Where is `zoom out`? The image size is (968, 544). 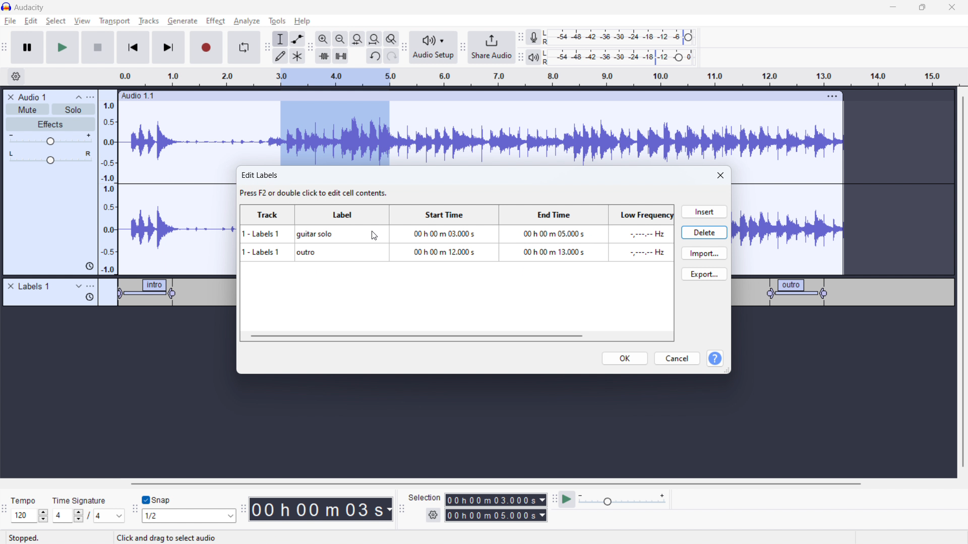
zoom out is located at coordinates (340, 39).